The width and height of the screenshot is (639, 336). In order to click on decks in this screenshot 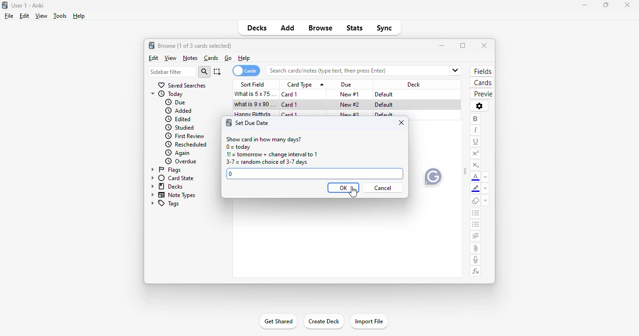, I will do `click(257, 28)`.